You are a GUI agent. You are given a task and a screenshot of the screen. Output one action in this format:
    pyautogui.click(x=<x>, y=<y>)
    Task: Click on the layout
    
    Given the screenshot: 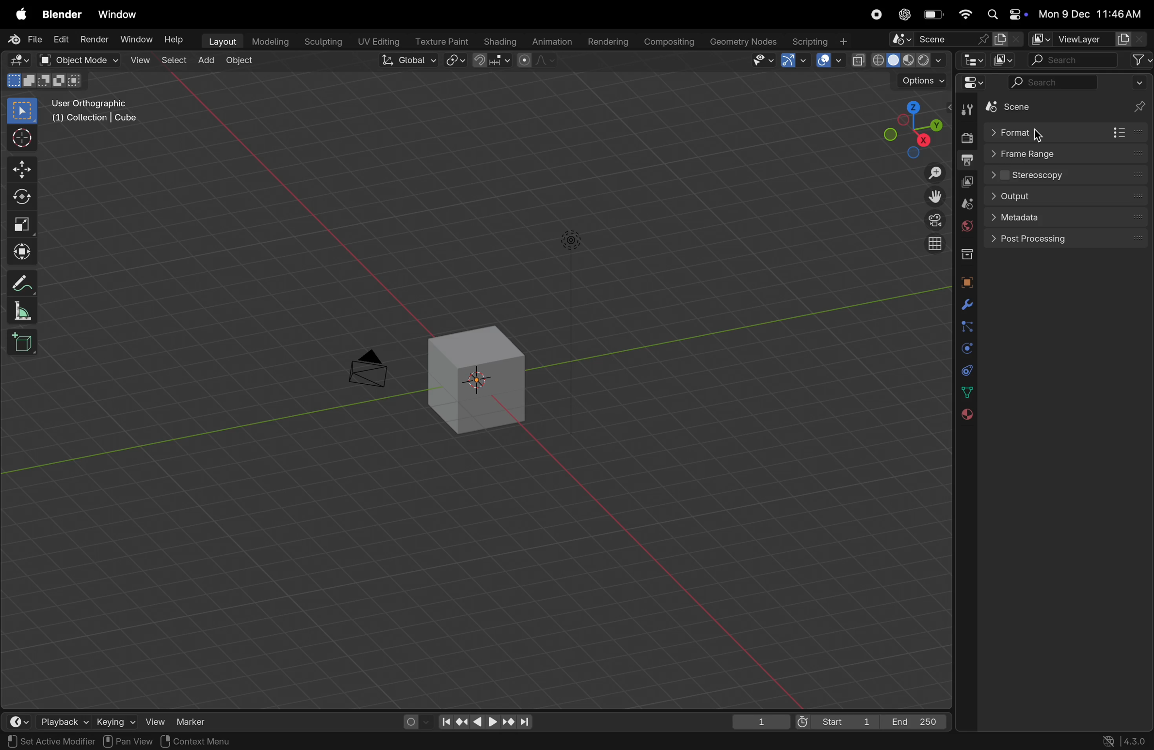 What is the action you would take?
    pyautogui.click(x=219, y=41)
    